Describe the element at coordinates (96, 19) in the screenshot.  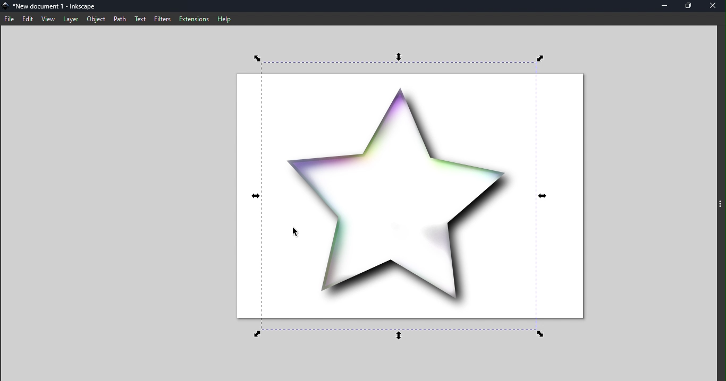
I see `Object` at that location.